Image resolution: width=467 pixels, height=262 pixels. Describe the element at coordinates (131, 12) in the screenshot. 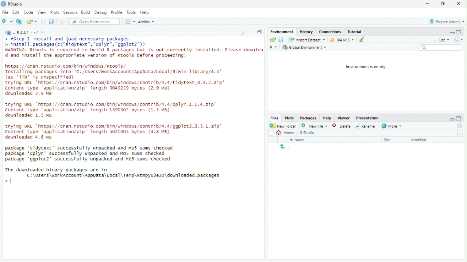

I see `Tools` at that location.